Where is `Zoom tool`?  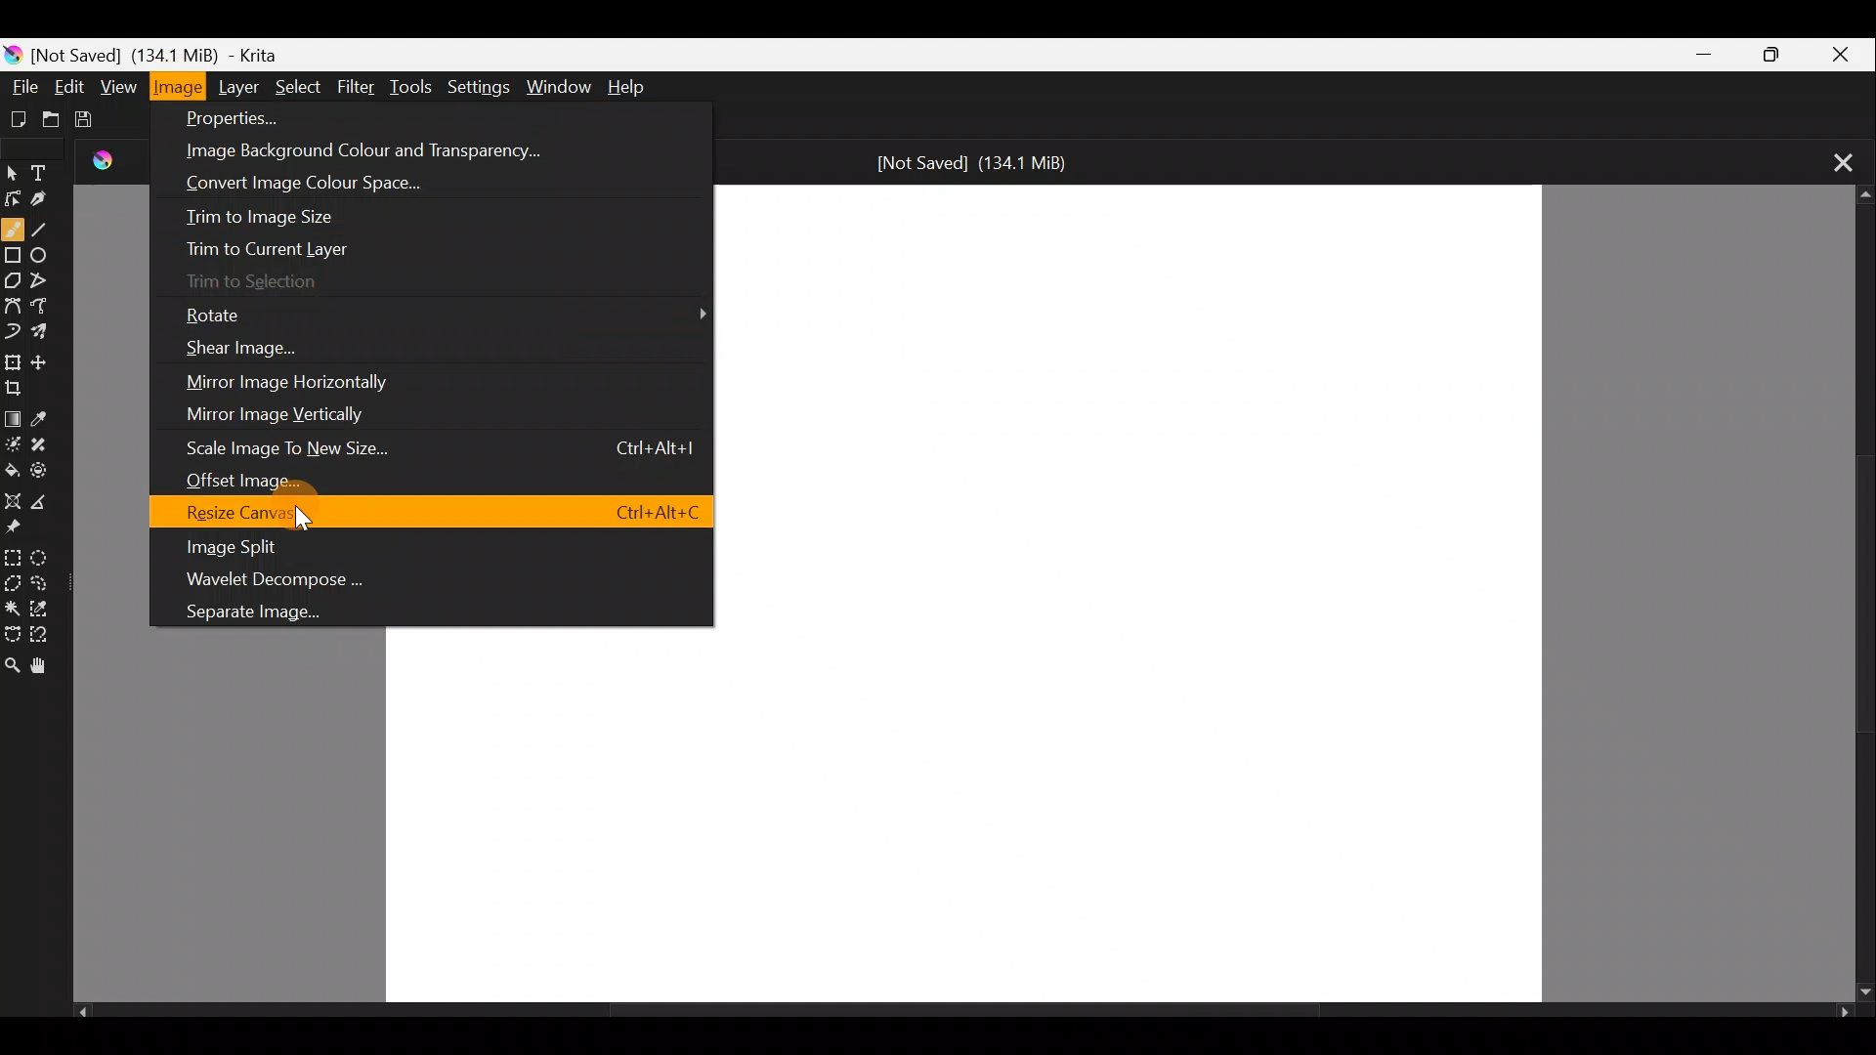 Zoom tool is located at coordinates (12, 666).